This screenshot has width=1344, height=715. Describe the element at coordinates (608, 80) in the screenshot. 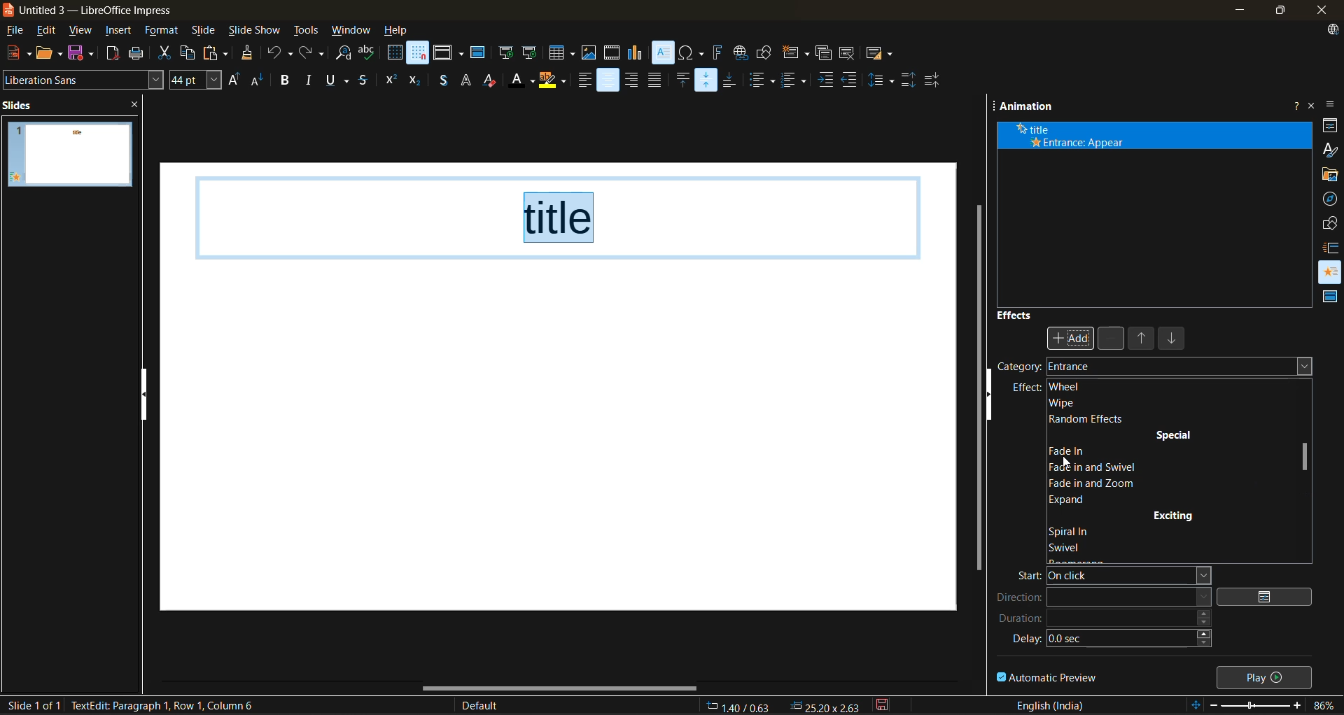

I see `align center` at that location.